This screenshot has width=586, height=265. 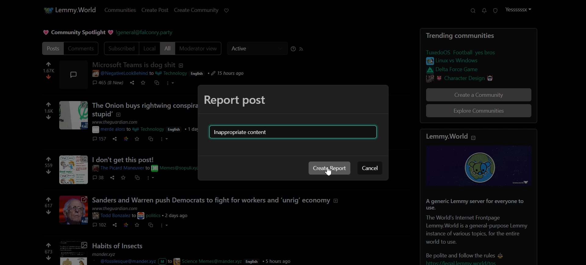 What do you see at coordinates (49, 159) in the screenshot?
I see `like` at bounding box center [49, 159].